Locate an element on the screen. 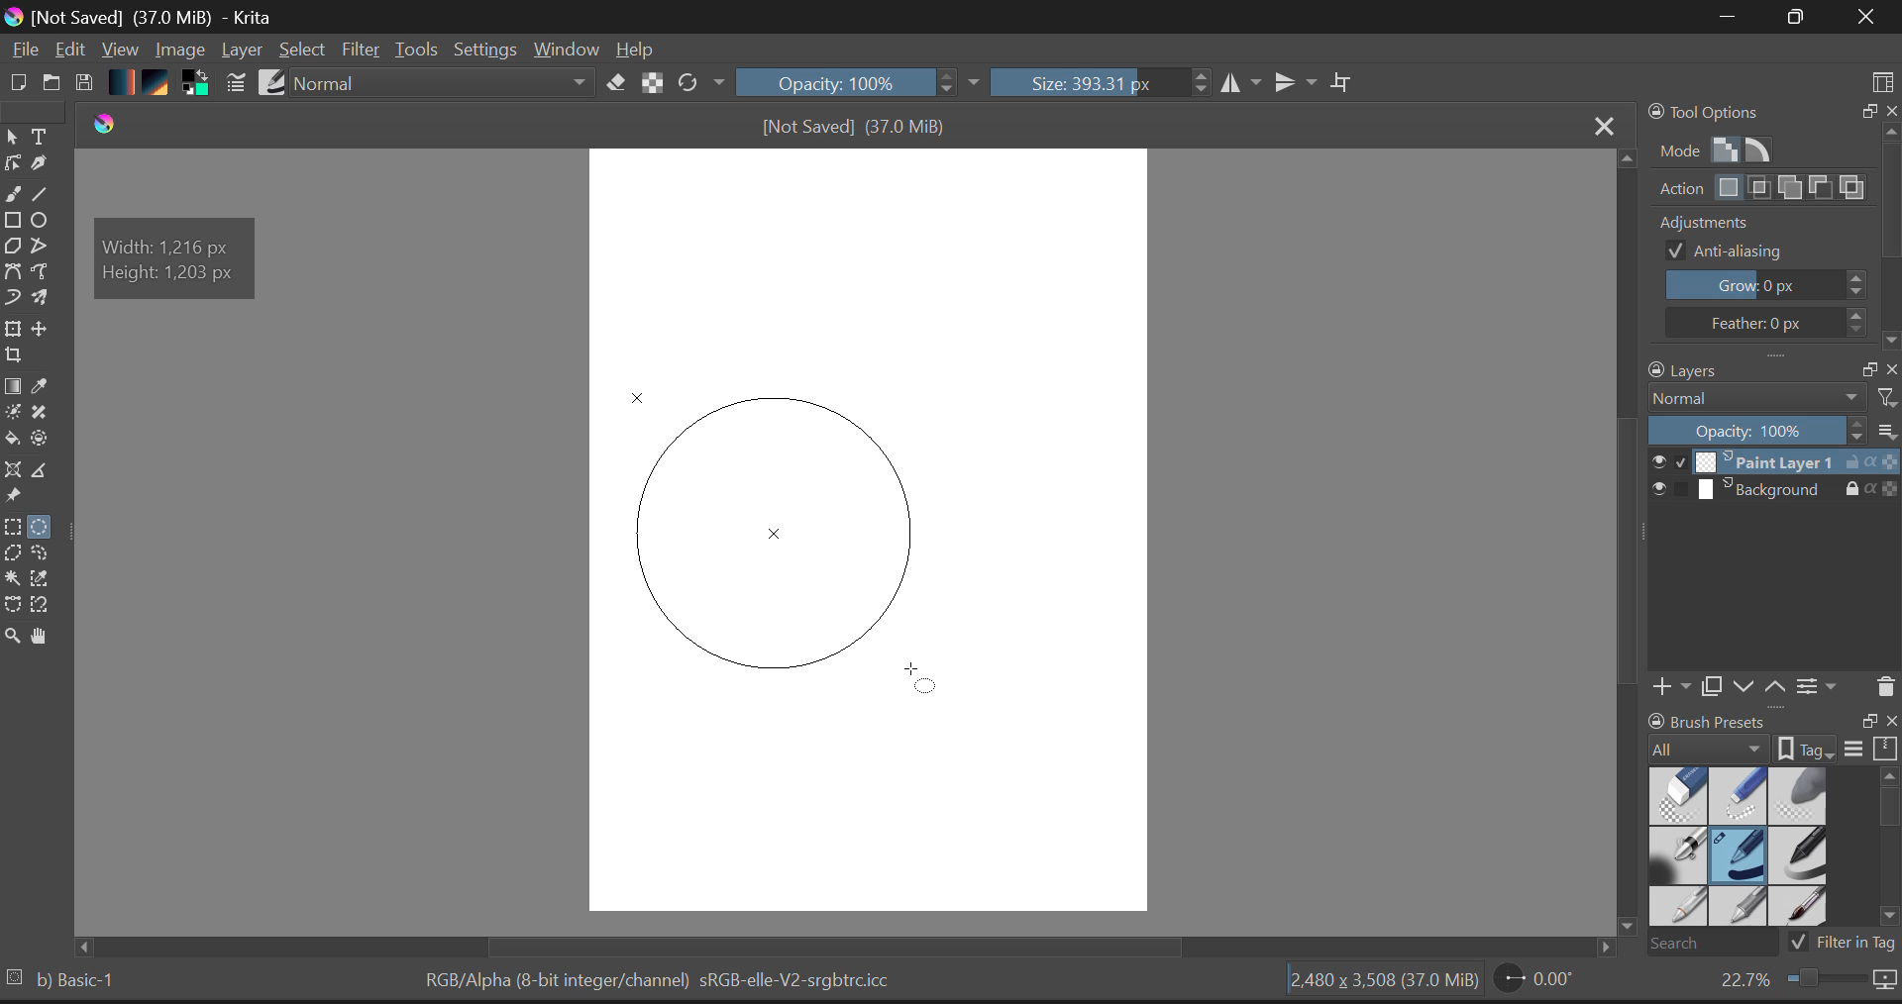 Image resolution: width=1902 pixels, height=1004 pixels. Enclose and Fill is located at coordinates (47, 439).